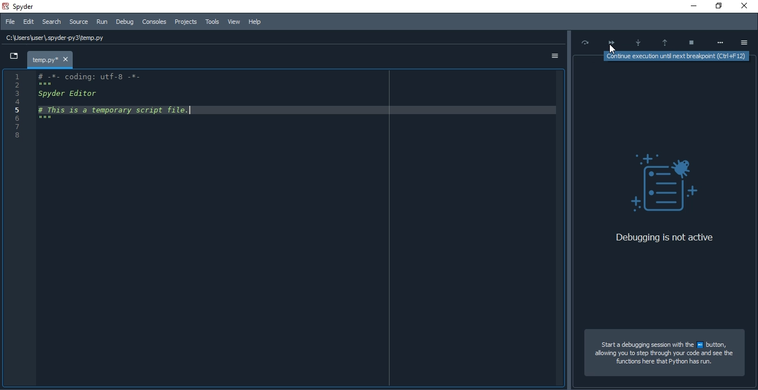 The width and height of the screenshot is (758, 390). What do you see at coordinates (660, 356) in the screenshot?
I see `Start a debugging session with the # button,
allowing you to step through your code and see the
functions here that Python has run,` at bounding box center [660, 356].